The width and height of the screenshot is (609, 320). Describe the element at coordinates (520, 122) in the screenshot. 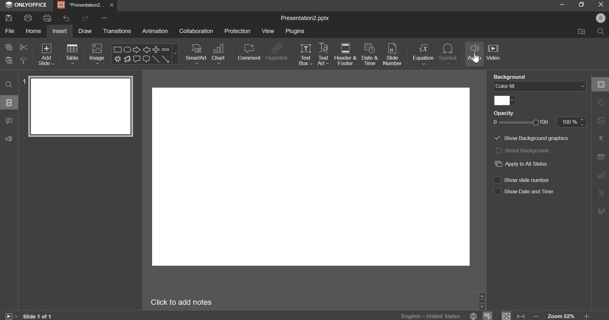

I see `slider from 0 to 100` at that location.